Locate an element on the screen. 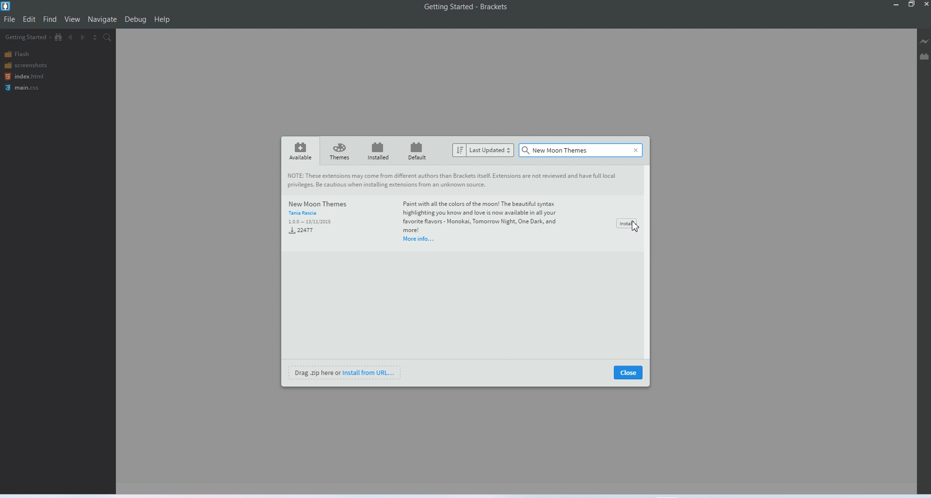 The image size is (931, 498). Close is located at coordinates (925, 5).